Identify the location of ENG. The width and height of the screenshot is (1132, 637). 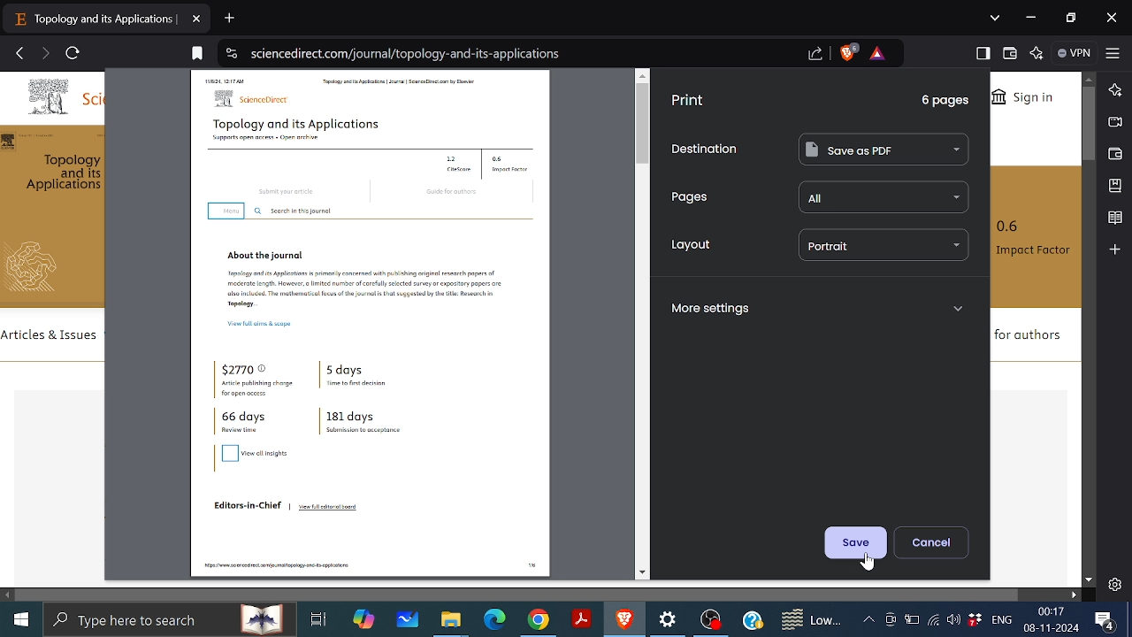
(1003, 619).